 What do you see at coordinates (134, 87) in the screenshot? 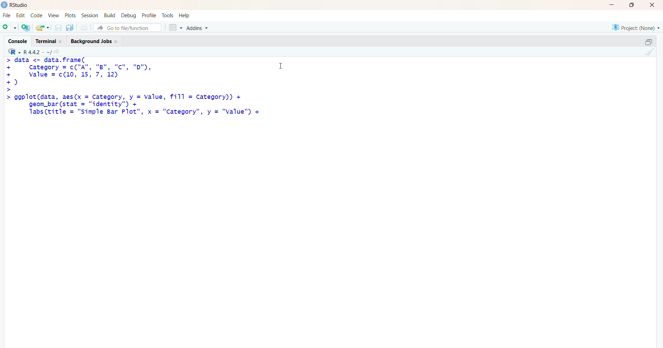
I see `code - > data <- data.frame(+ category = c("A", "B", "Cc", "D"),+ value = c(10 12)© asic>> ggplot(data, aes(x = Category, y = Value, fill = category))` at bounding box center [134, 87].